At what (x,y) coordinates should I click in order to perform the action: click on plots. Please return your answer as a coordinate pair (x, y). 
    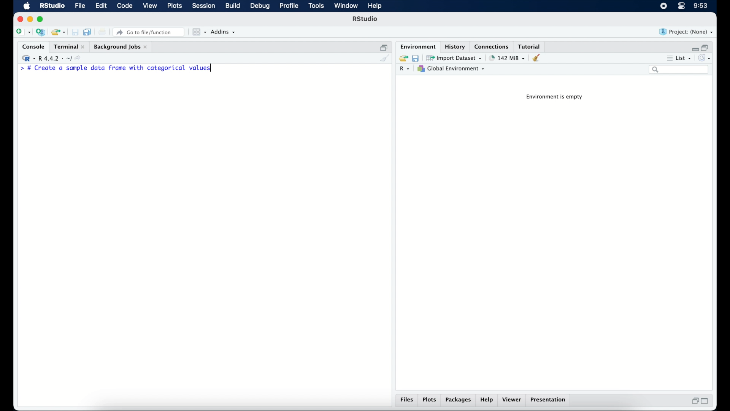
    Looking at the image, I should click on (430, 400).